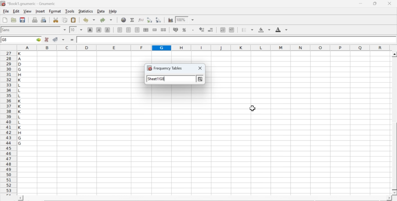  Describe the element at coordinates (73, 40) in the screenshot. I see `enter formula` at that location.